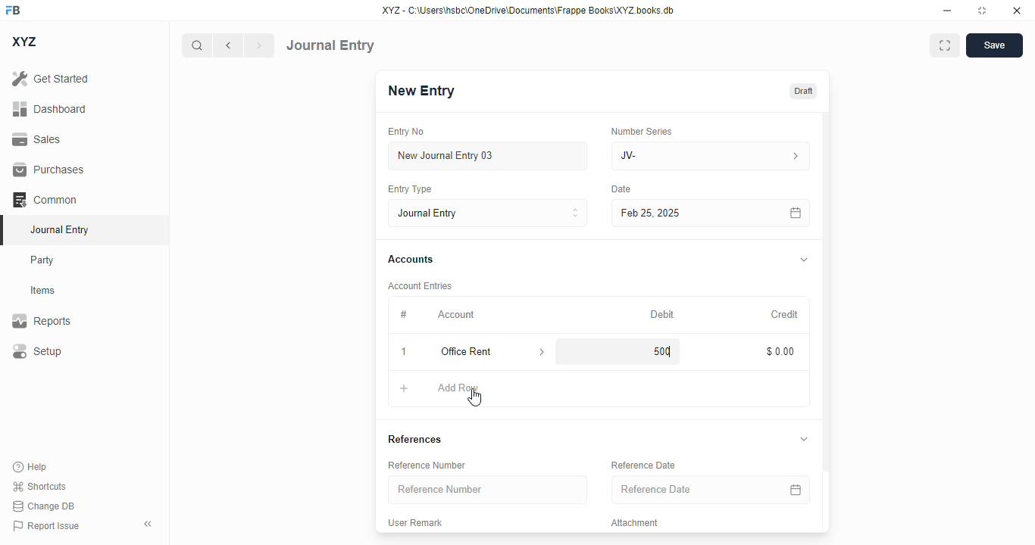 This screenshot has width=1035, height=545. Describe the element at coordinates (42, 320) in the screenshot. I see `reports` at that location.